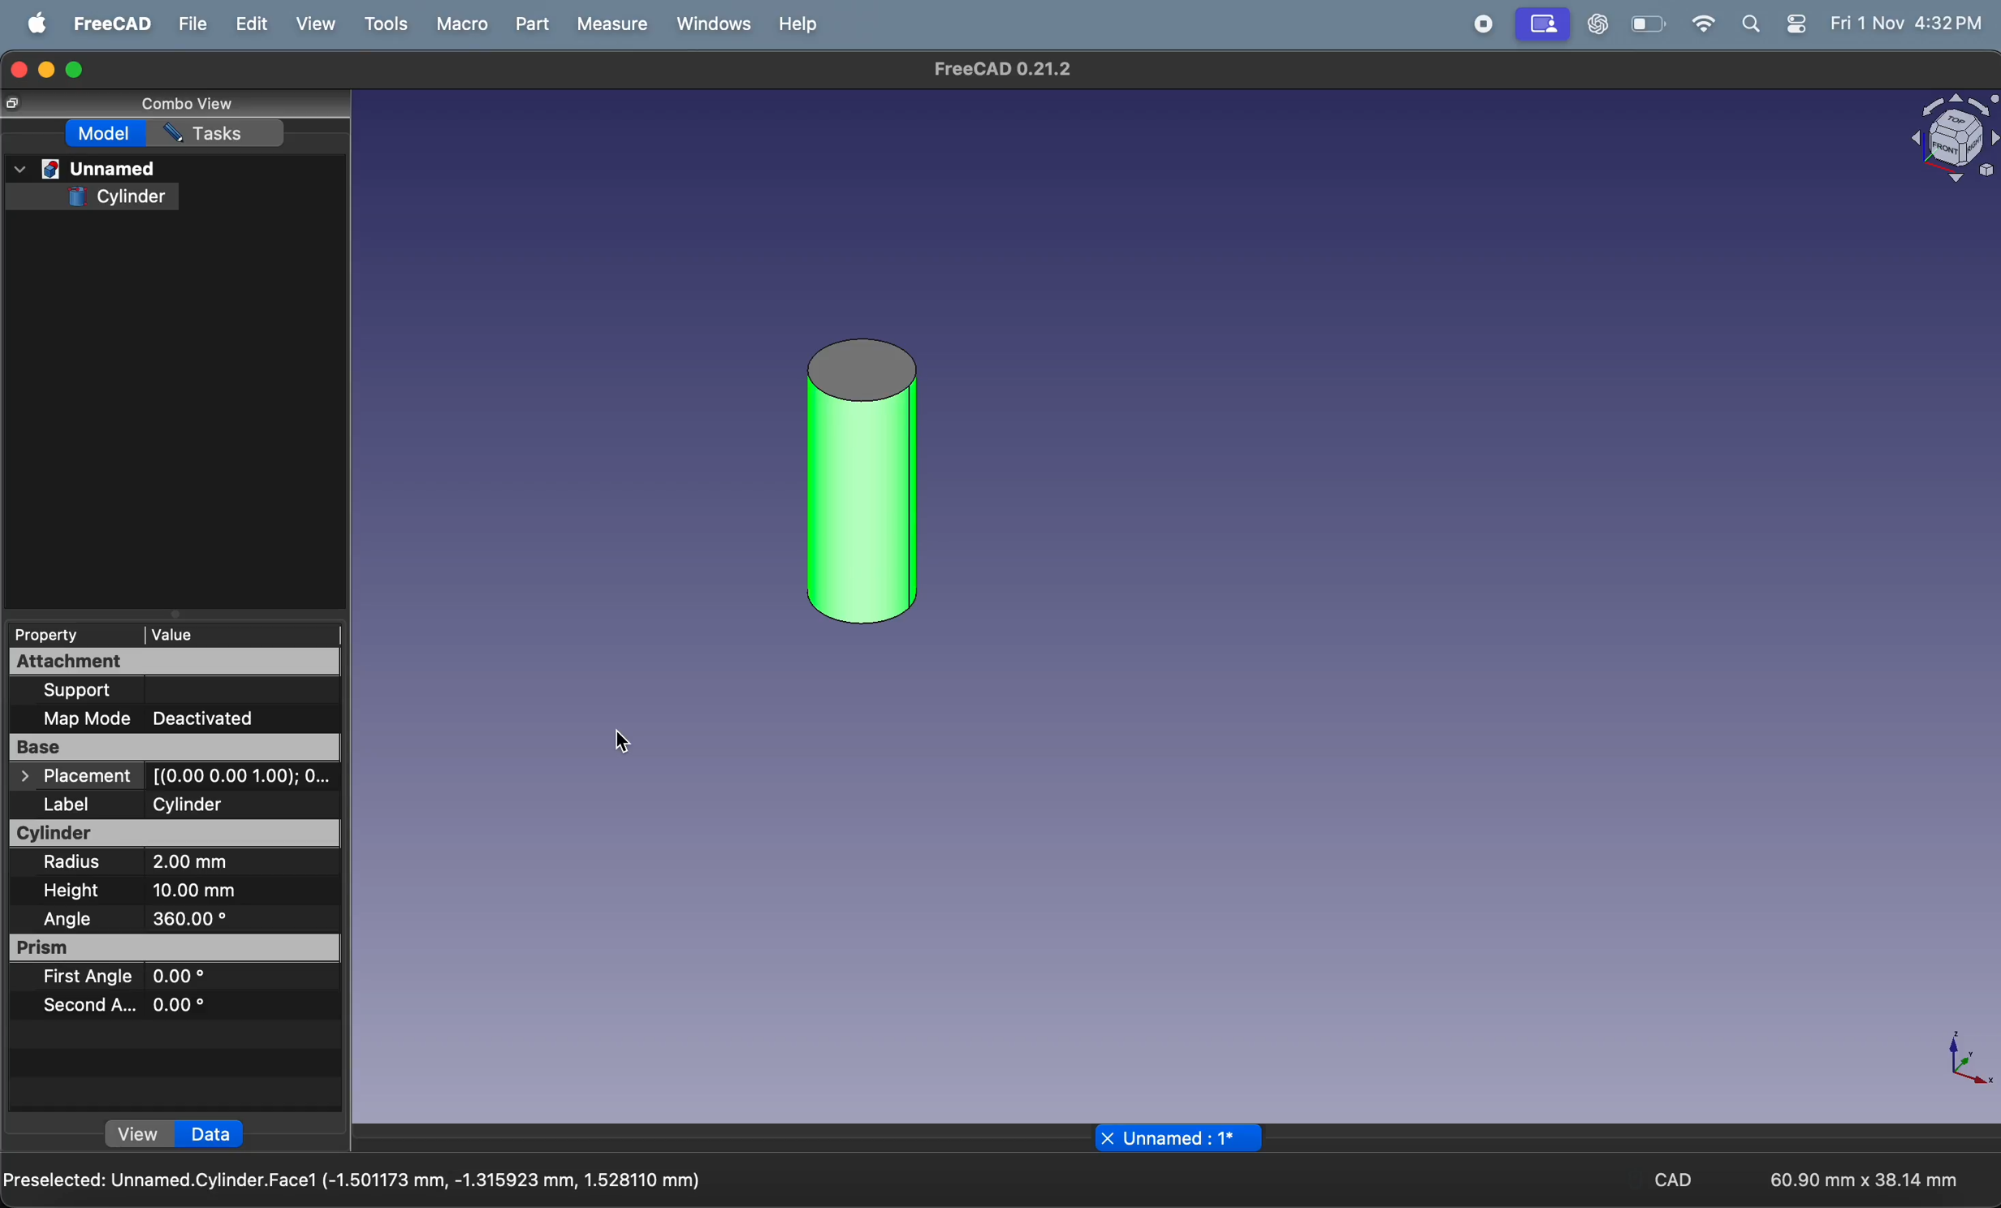 This screenshot has width=2001, height=1208. Describe the element at coordinates (462, 25) in the screenshot. I see `macro` at that location.